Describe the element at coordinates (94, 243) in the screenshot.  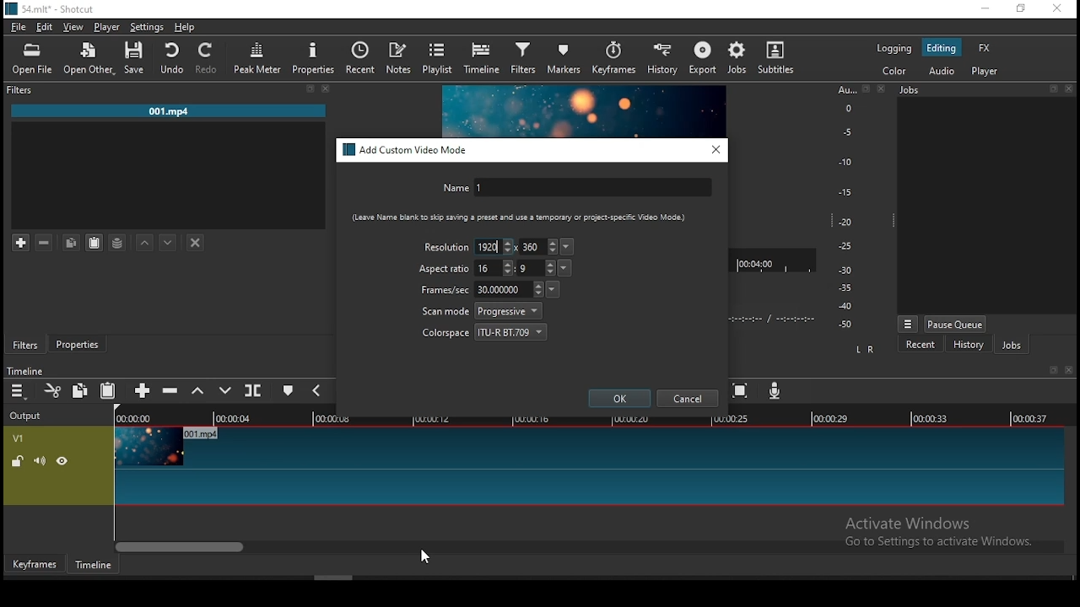
I see `paste` at that location.